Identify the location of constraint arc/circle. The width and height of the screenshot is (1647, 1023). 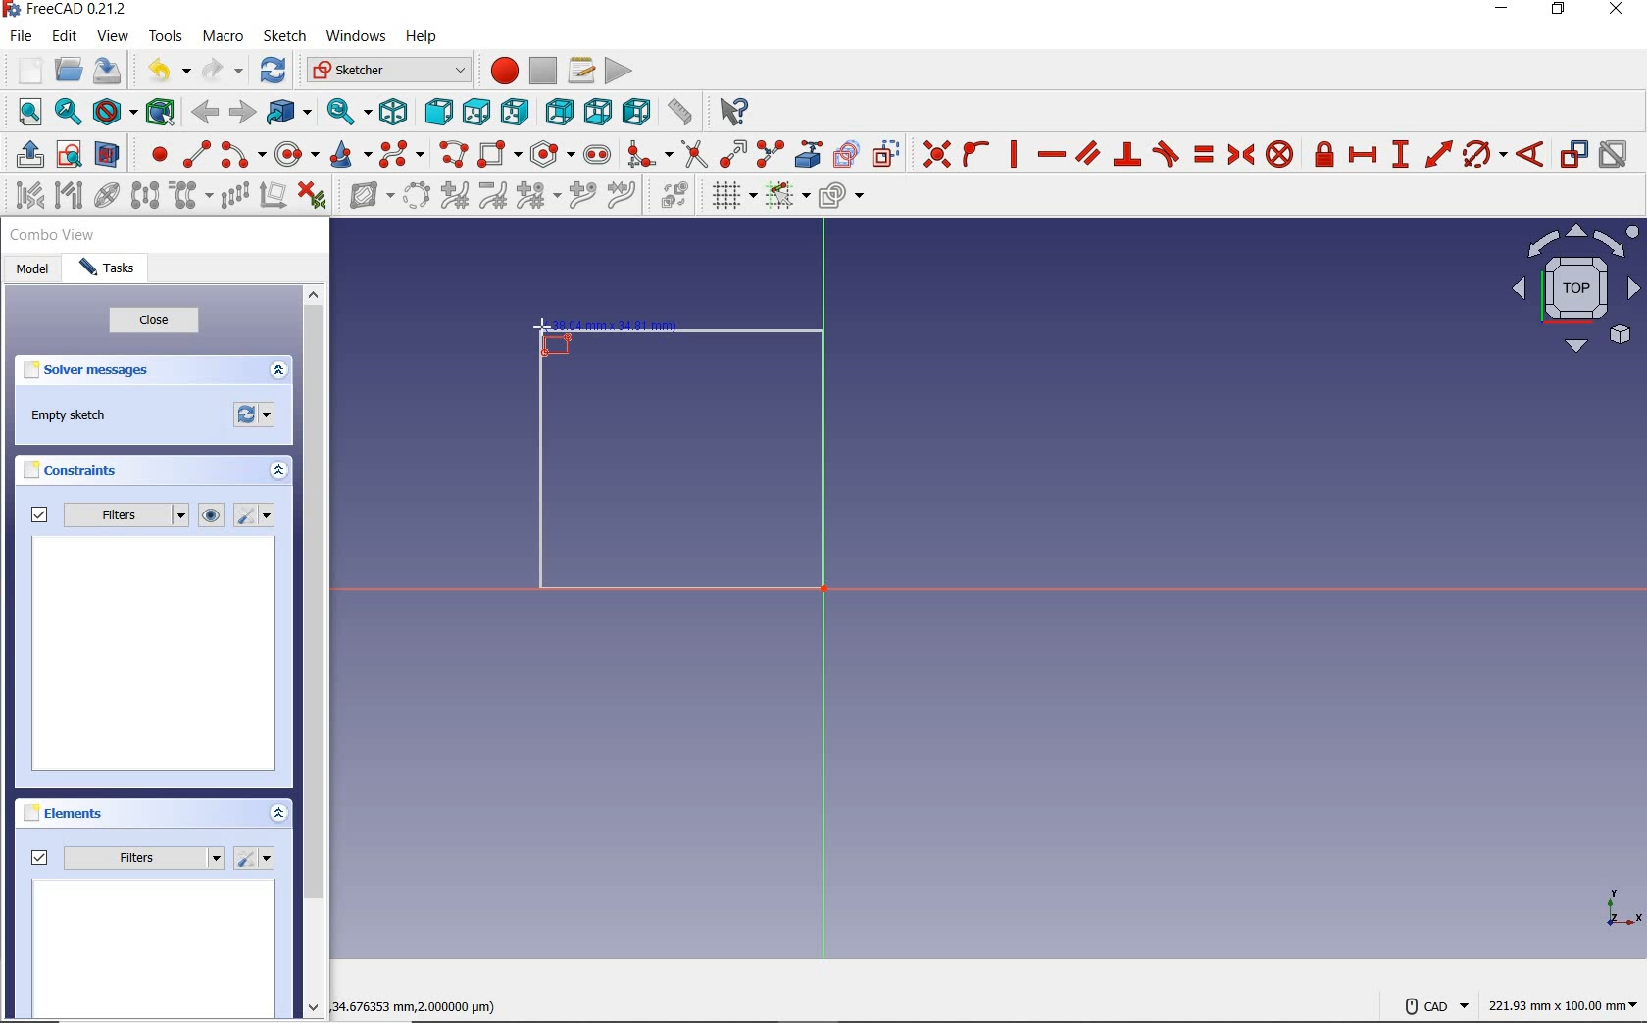
(1485, 154).